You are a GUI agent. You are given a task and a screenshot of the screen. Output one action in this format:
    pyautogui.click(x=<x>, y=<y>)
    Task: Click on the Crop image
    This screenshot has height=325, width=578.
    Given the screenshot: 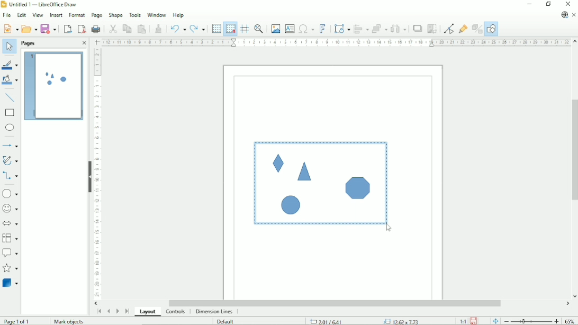 What is the action you would take?
    pyautogui.click(x=431, y=29)
    